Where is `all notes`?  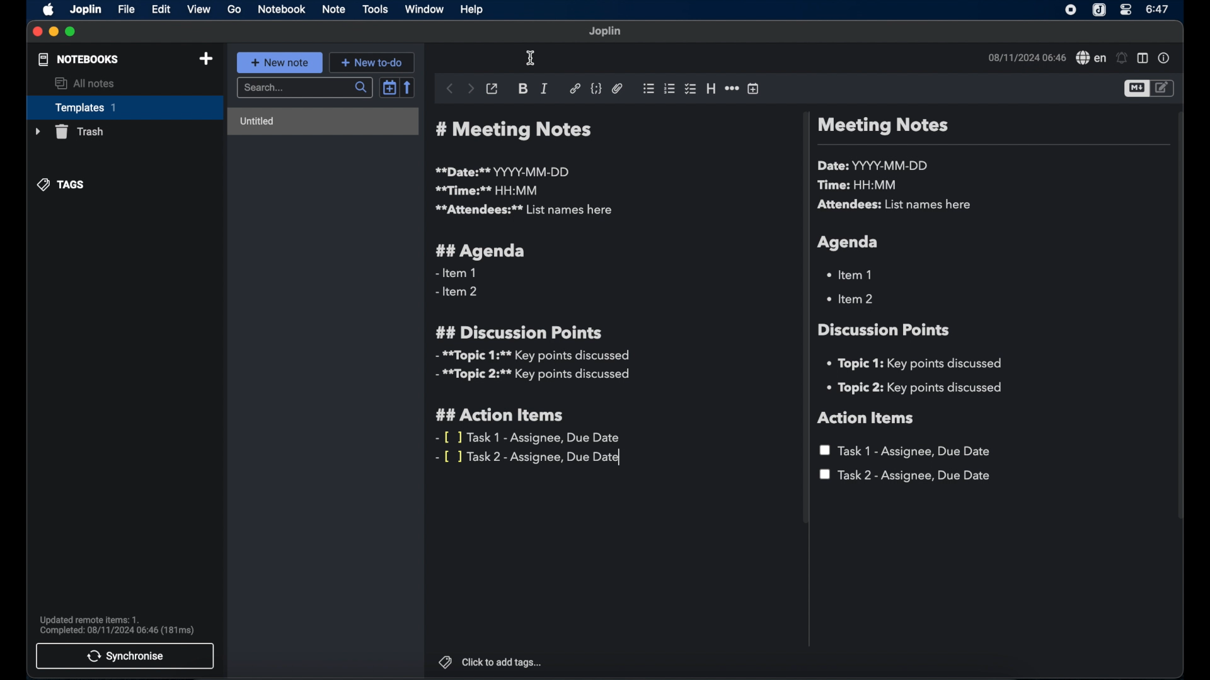 all notes is located at coordinates (85, 84).